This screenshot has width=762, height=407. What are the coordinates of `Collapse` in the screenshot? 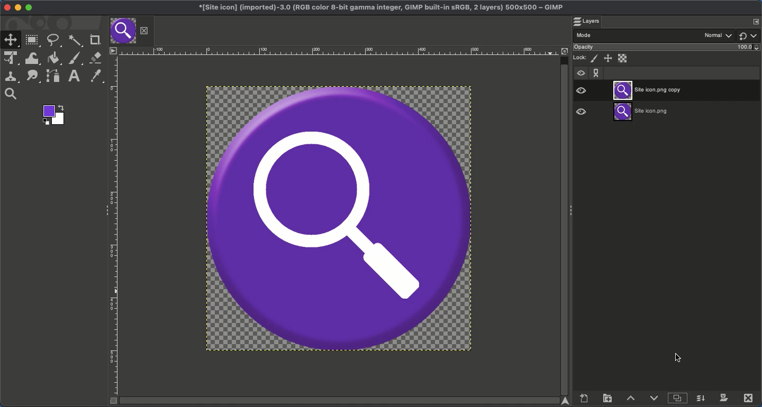 It's located at (571, 211).